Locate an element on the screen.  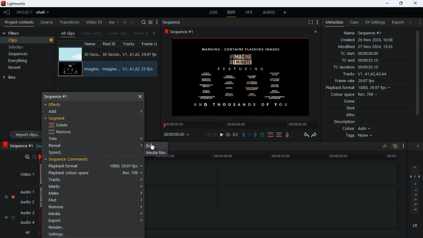
Track is located at coordinates (132, 54).